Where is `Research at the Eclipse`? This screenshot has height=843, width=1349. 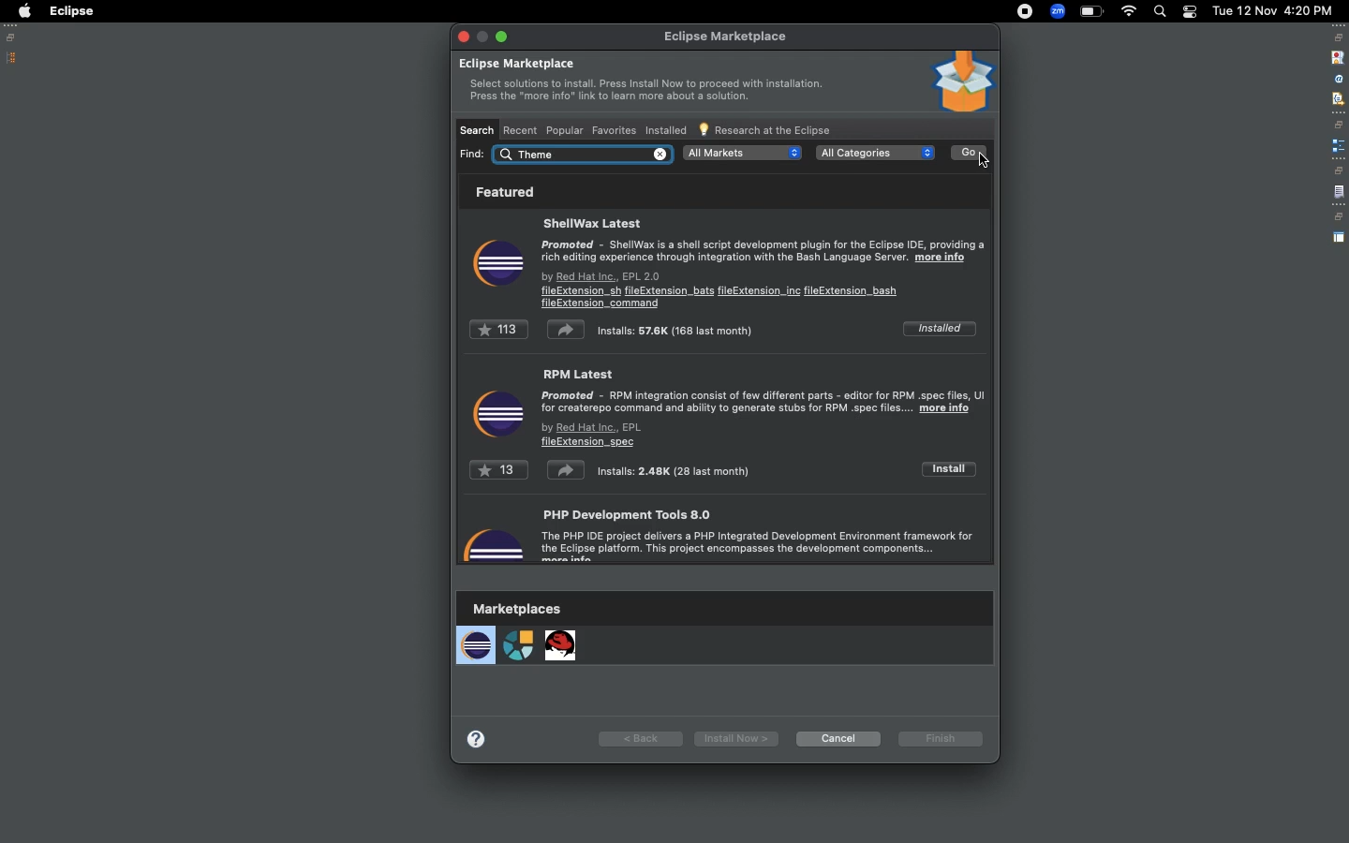 Research at the Eclipse is located at coordinates (765, 128).